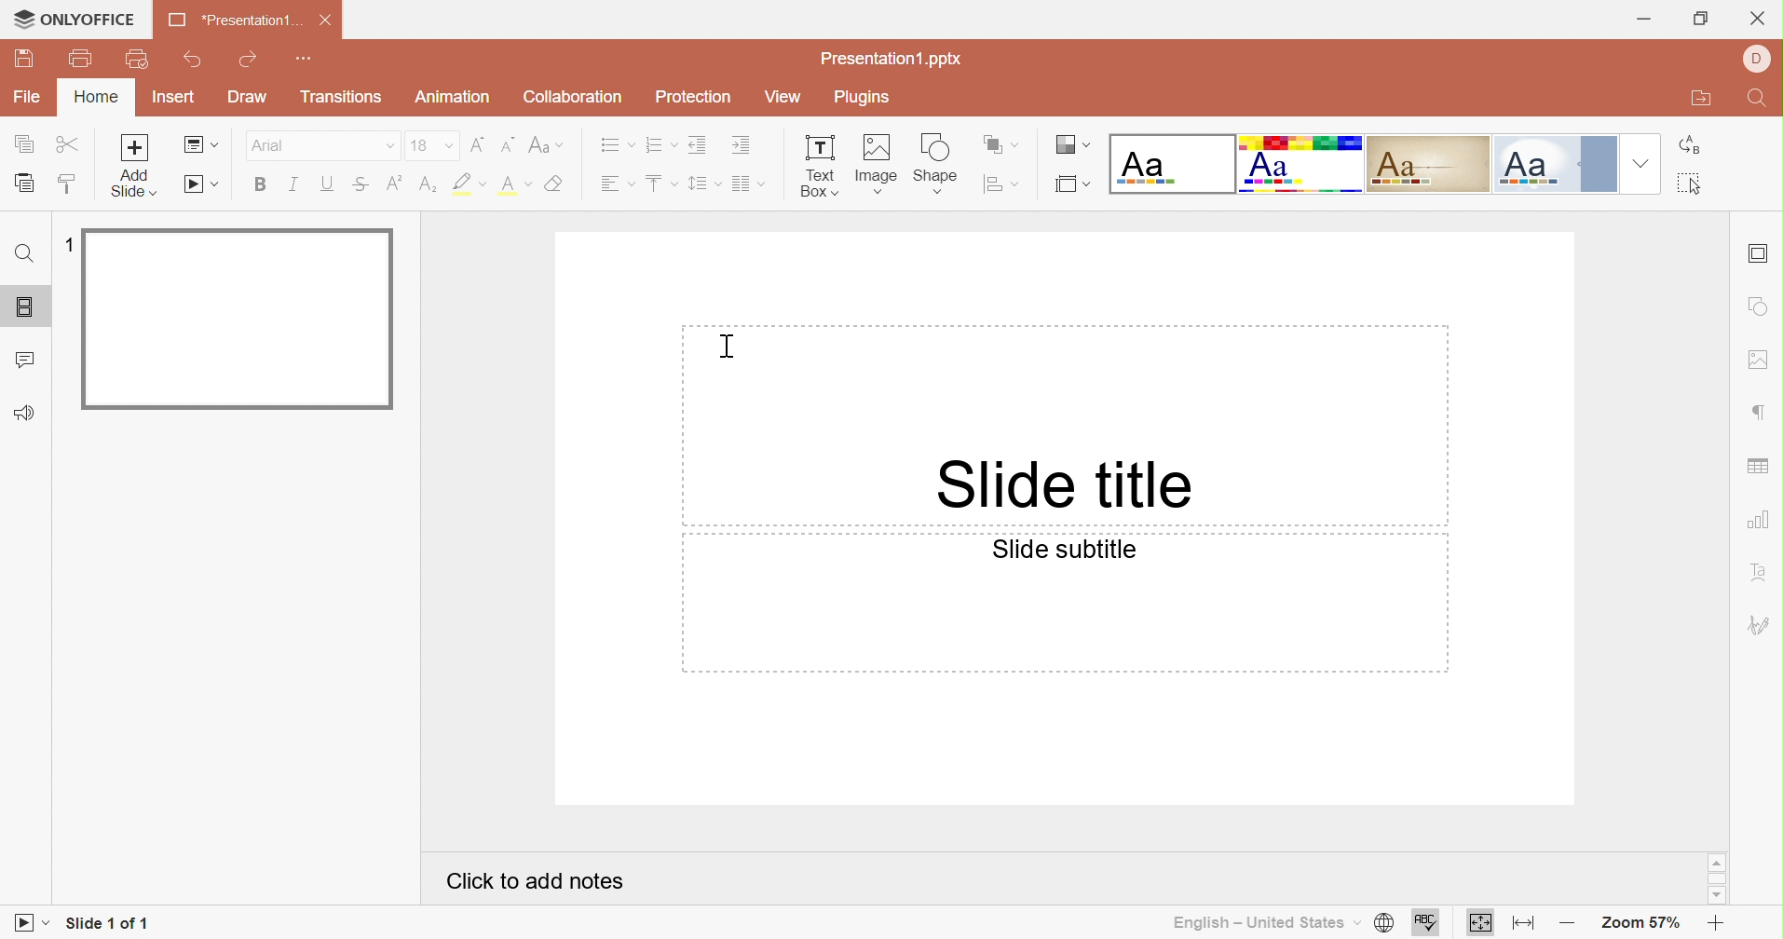 The height and width of the screenshot is (939, 1783). I want to click on Superscript, so click(360, 186).